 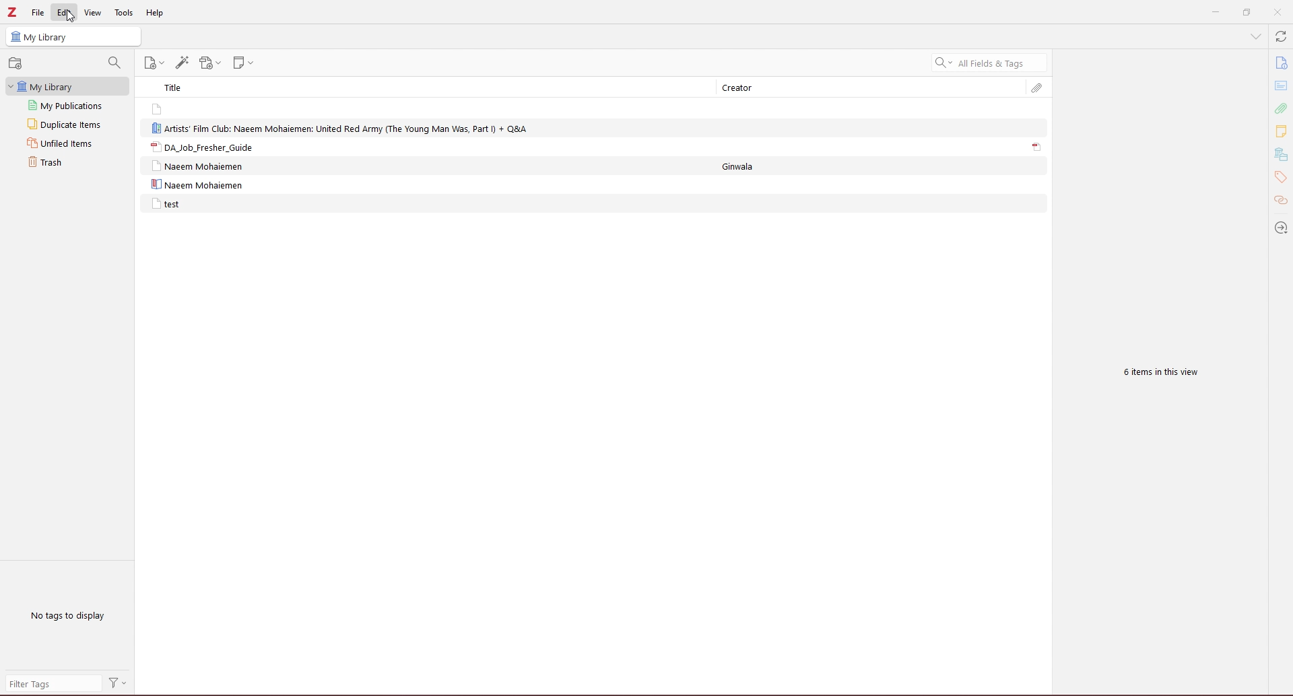 I want to click on No tags to display, so click(x=70, y=615).